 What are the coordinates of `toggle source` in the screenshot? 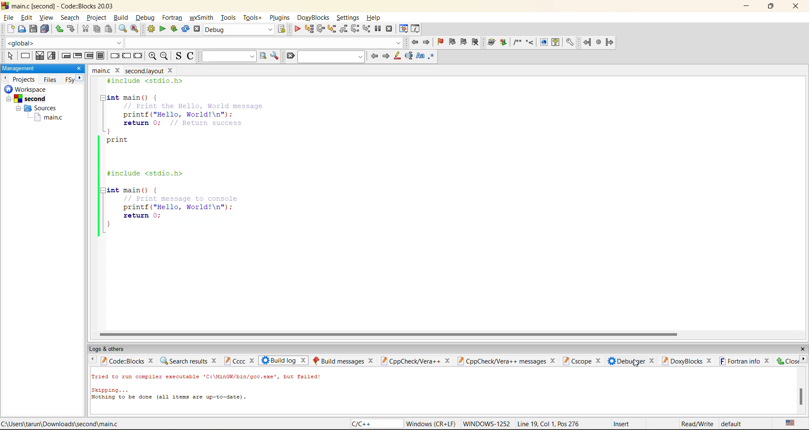 It's located at (178, 56).